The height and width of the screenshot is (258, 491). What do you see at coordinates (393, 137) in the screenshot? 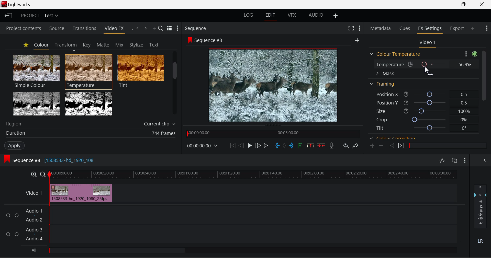
I see `Colour correction` at bounding box center [393, 137].